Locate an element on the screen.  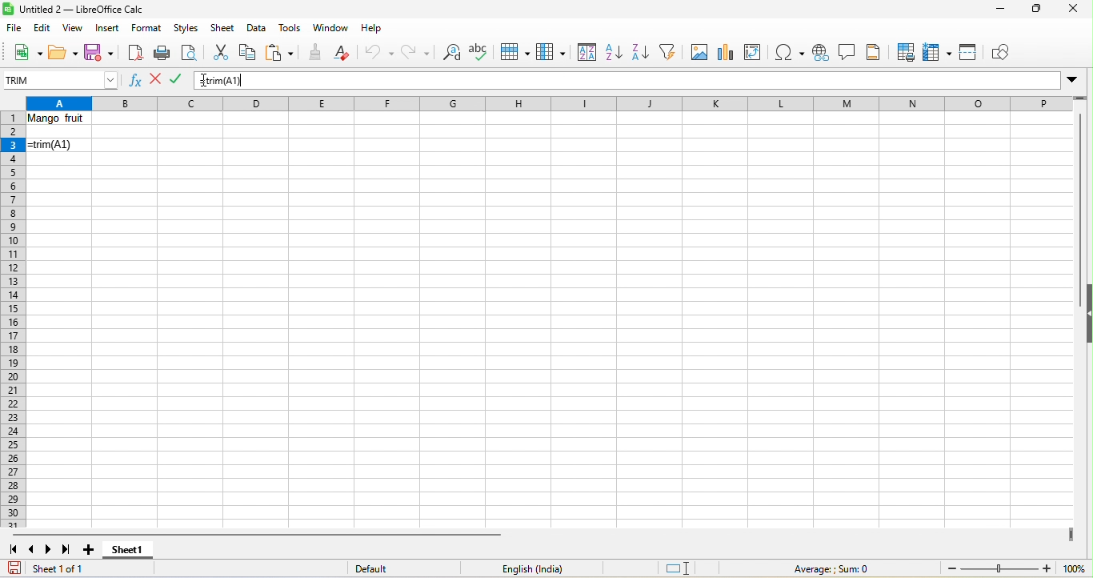
spelling is located at coordinates (482, 51).